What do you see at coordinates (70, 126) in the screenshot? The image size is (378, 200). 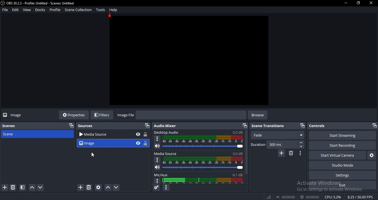 I see `restore` at bounding box center [70, 126].